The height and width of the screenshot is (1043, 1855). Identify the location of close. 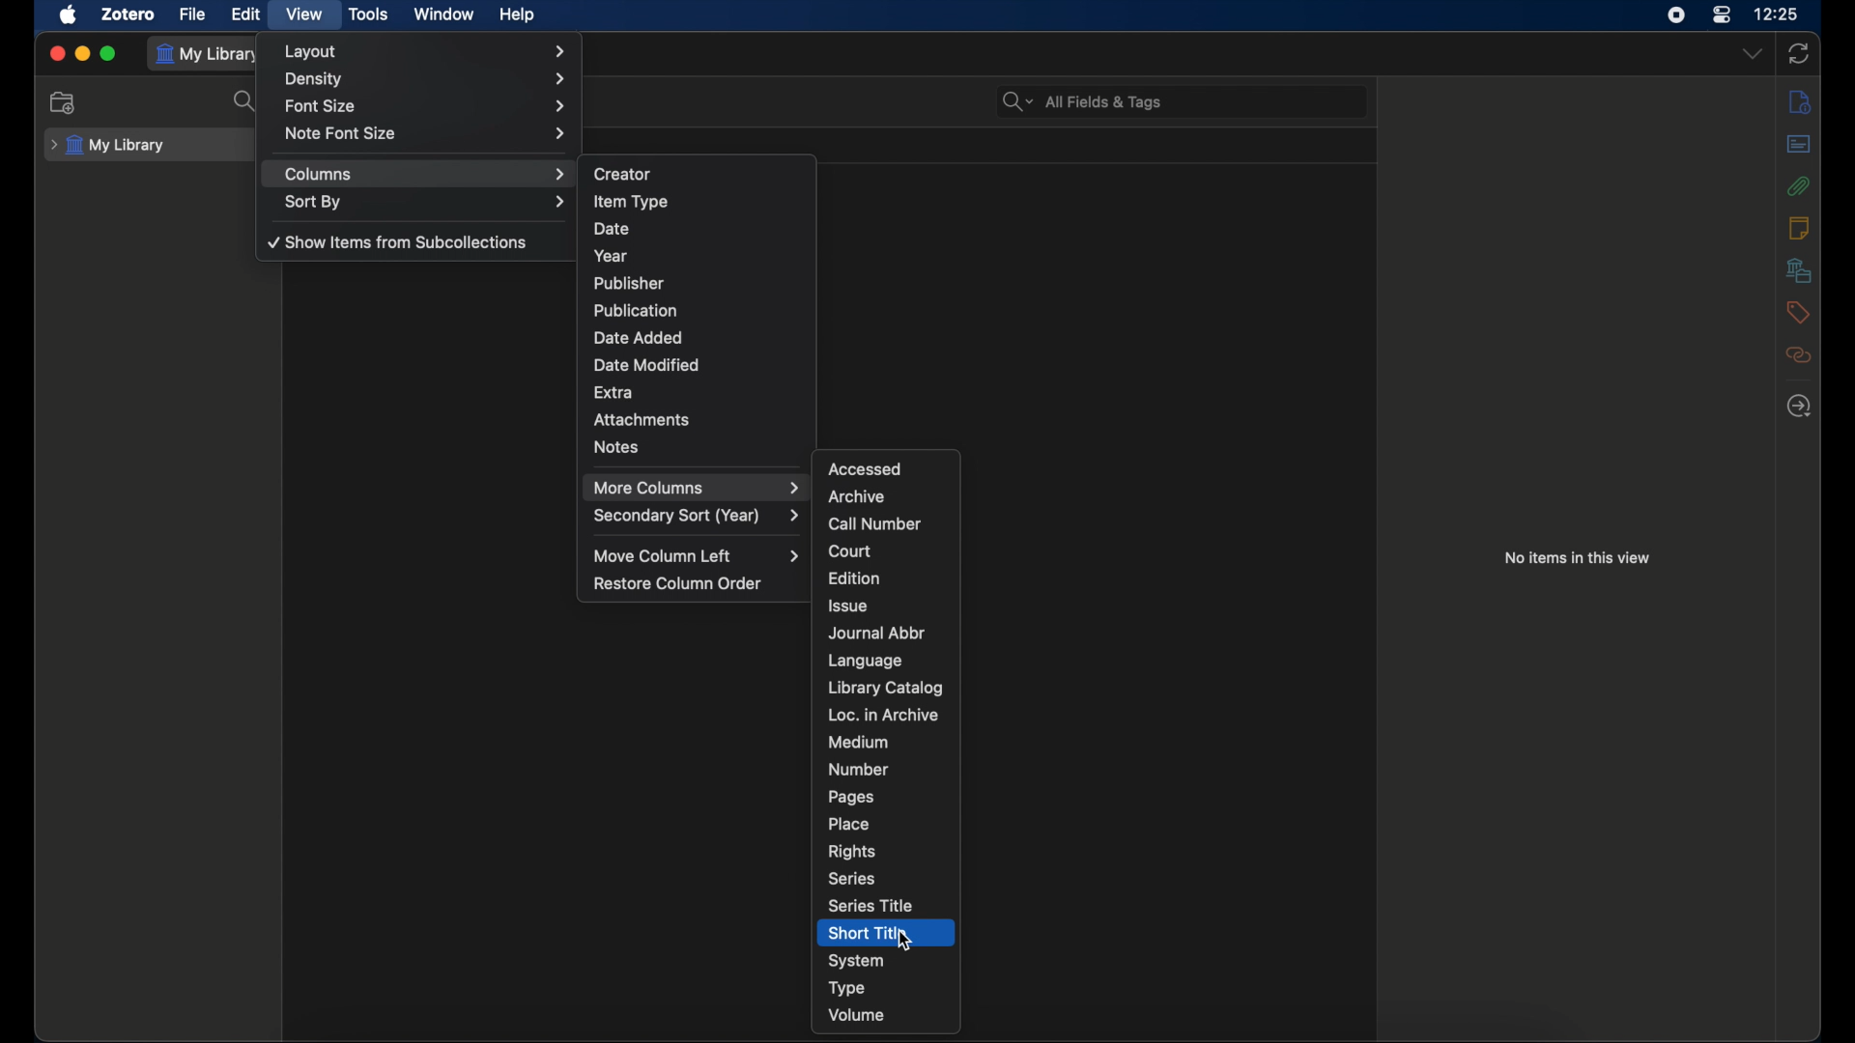
(56, 53).